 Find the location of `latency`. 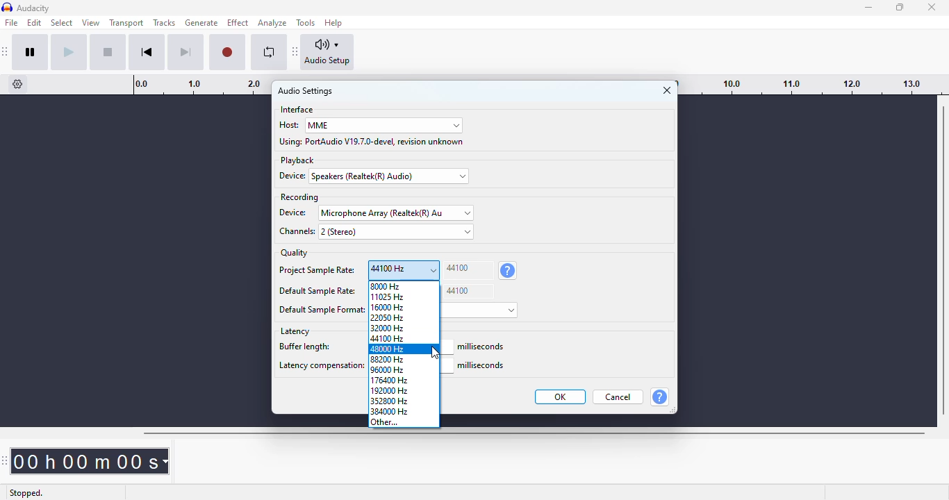

latency is located at coordinates (295, 331).